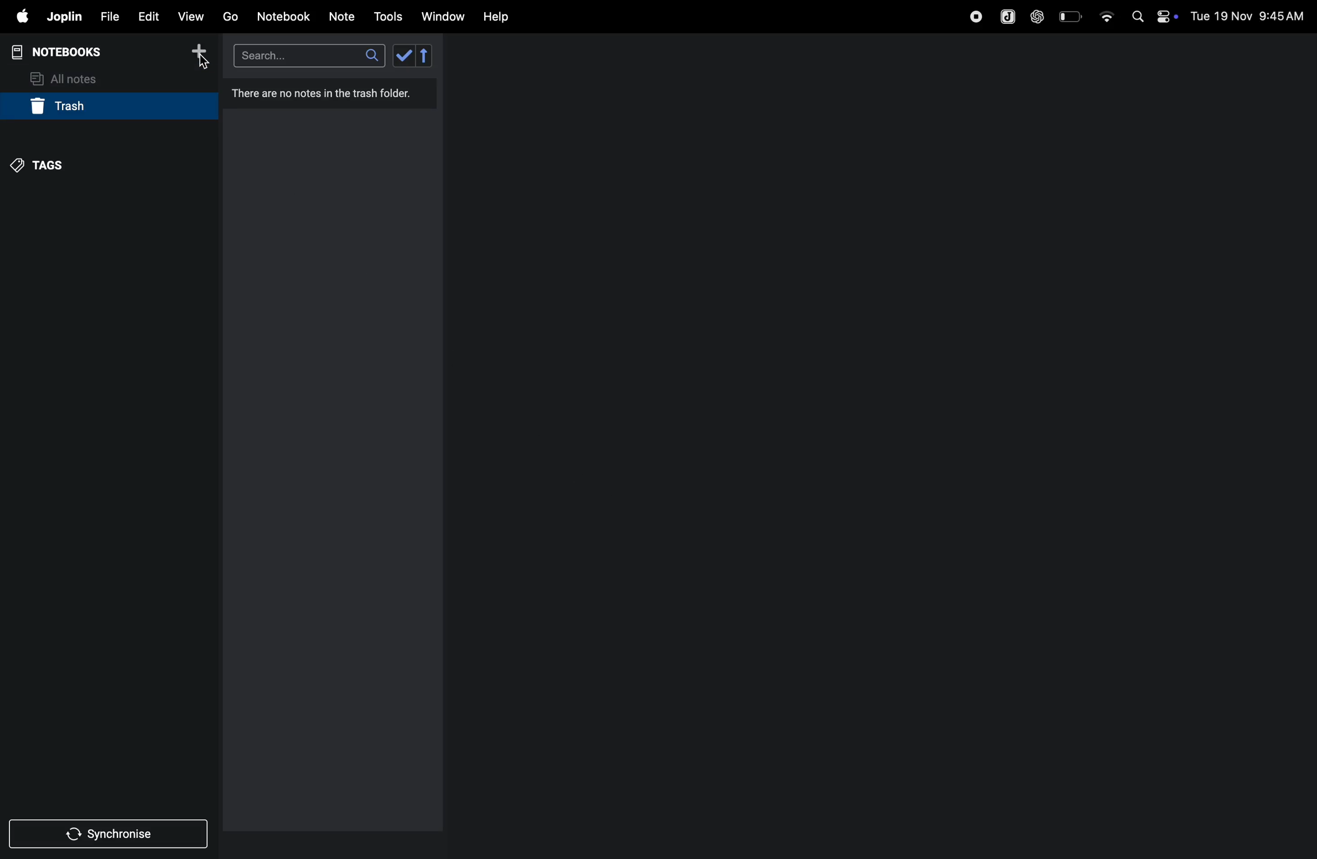 Image resolution: width=1317 pixels, height=859 pixels. I want to click on joplin, so click(1006, 16).